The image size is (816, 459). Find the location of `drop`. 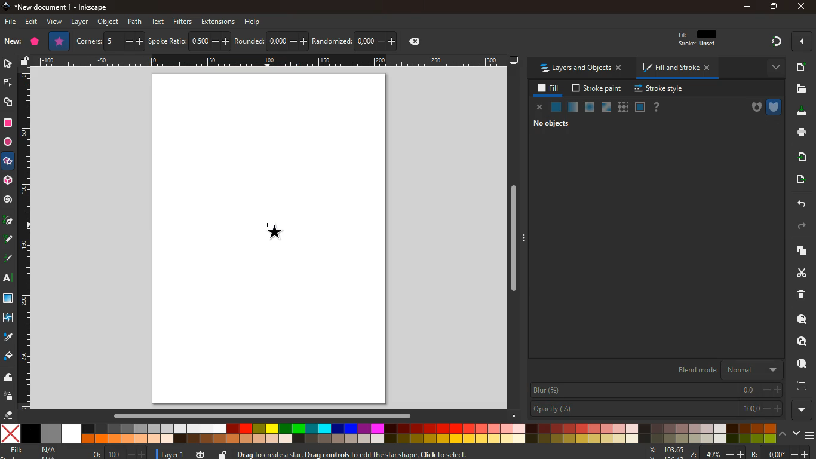

drop is located at coordinates (8, 337).